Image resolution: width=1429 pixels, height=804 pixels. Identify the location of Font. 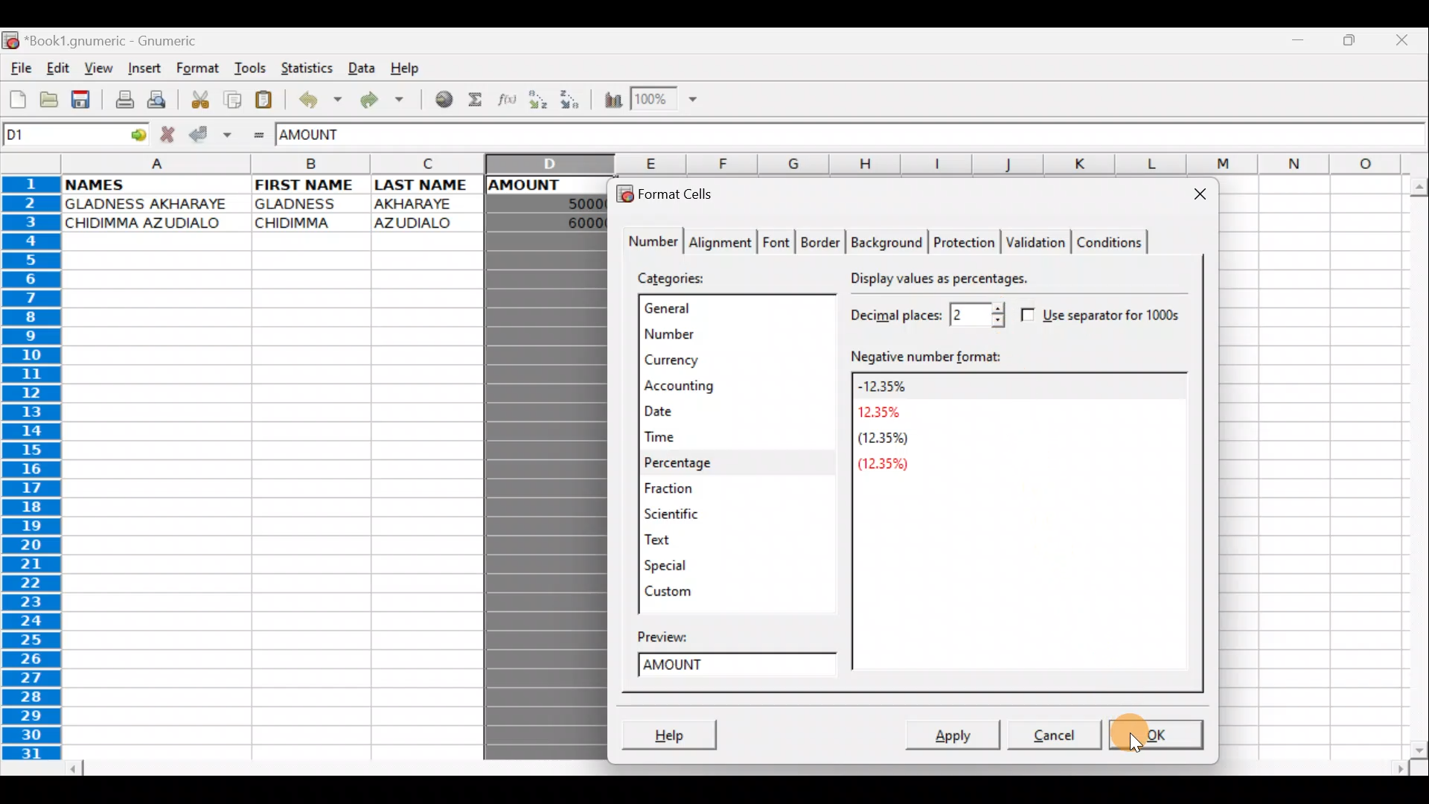
(778, 240).